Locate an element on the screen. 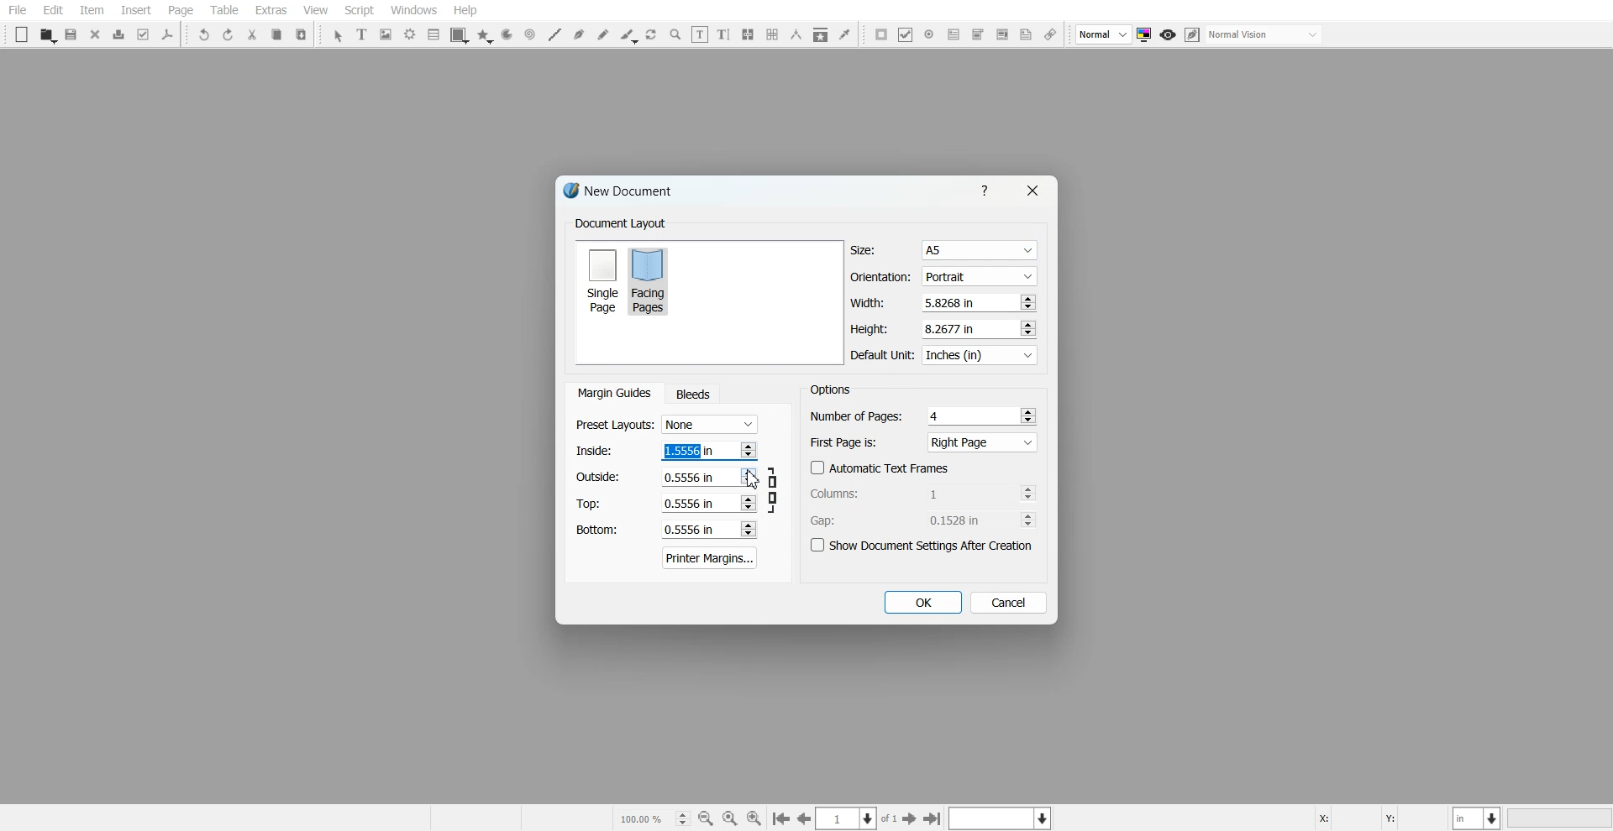 This screenshot has width=1613, height=831. 0.5556 in is located at coordinates (690, 530).